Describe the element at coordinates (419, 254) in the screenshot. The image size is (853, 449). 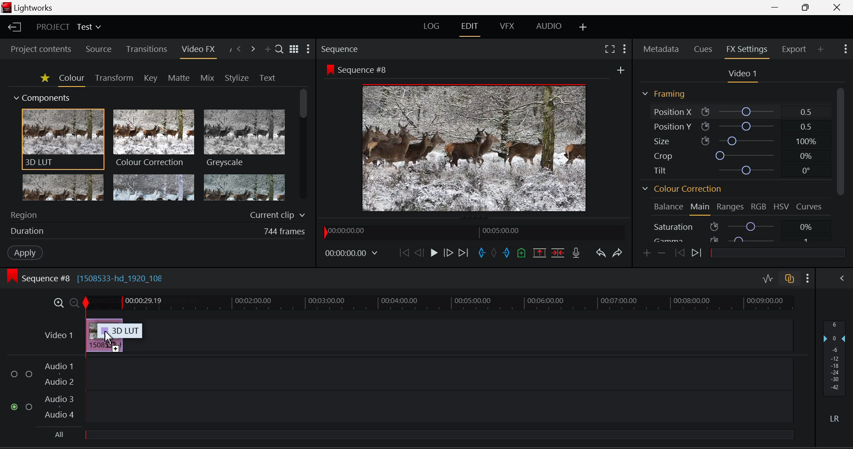
I see `Go Back` at that location.